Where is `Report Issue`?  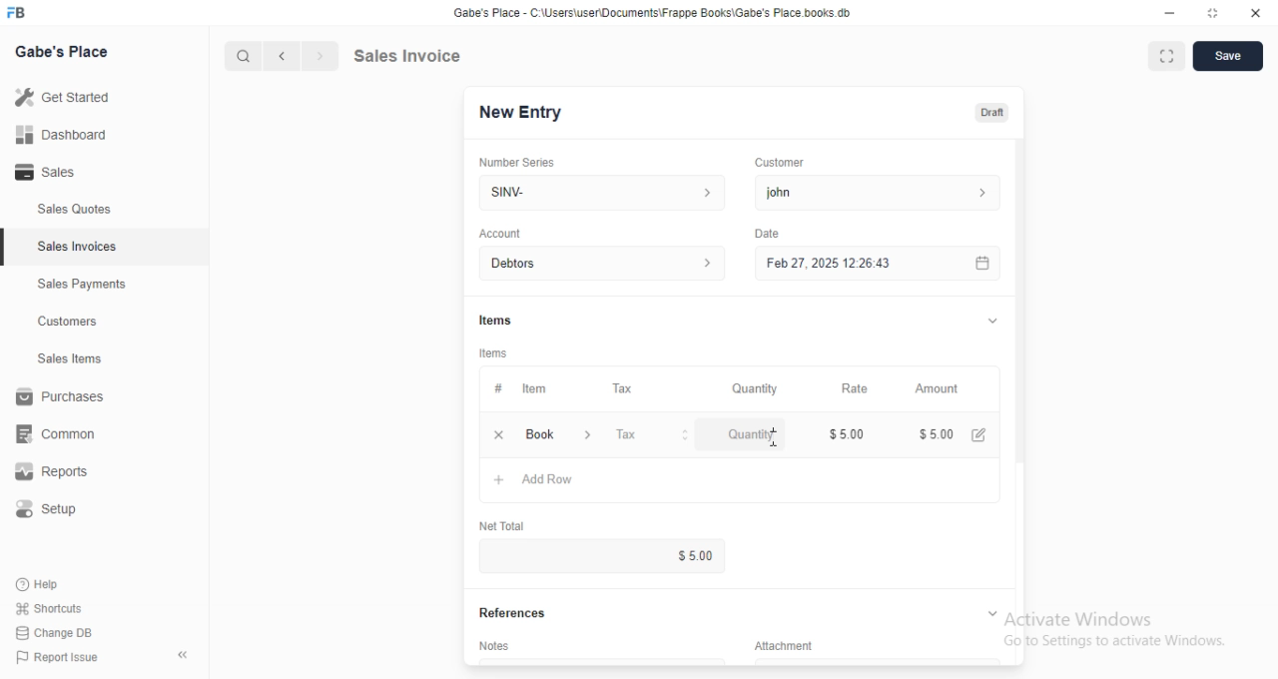 Report Issue is located at coordinates (61, 659).